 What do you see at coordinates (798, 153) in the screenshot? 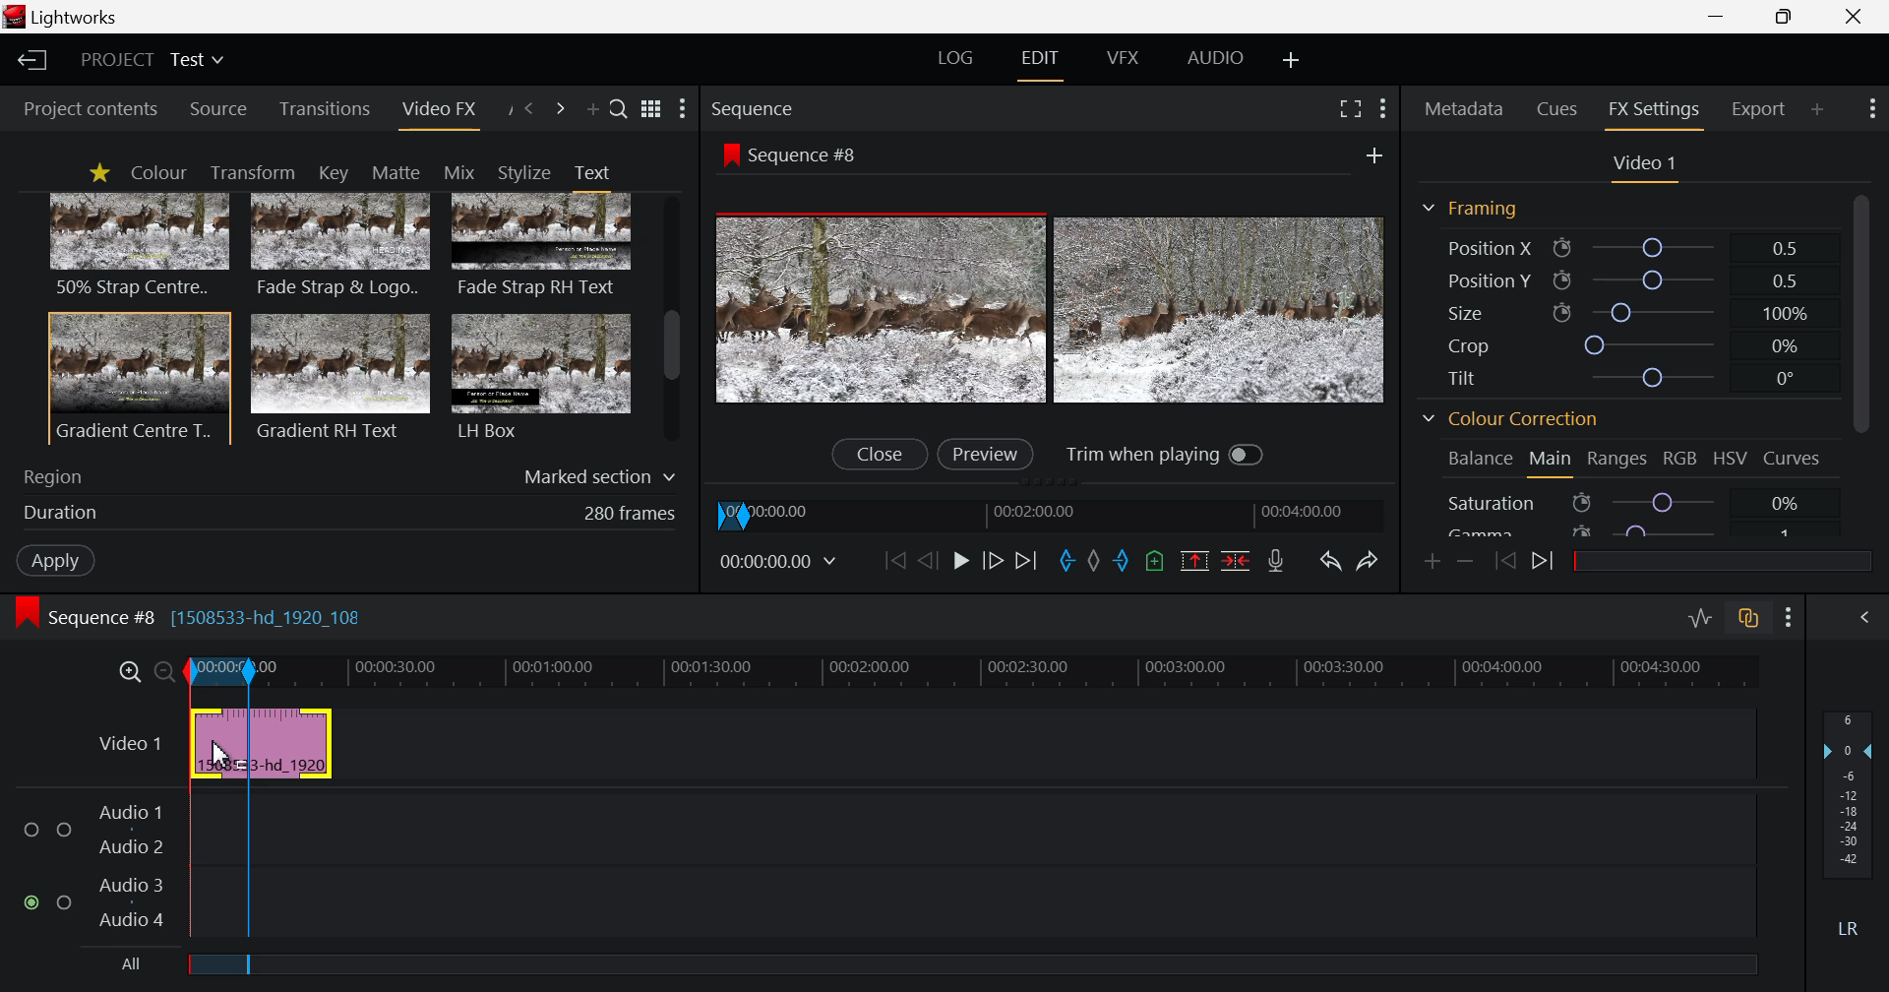
I see `Sequence #8` at bounding box center [798, 153].